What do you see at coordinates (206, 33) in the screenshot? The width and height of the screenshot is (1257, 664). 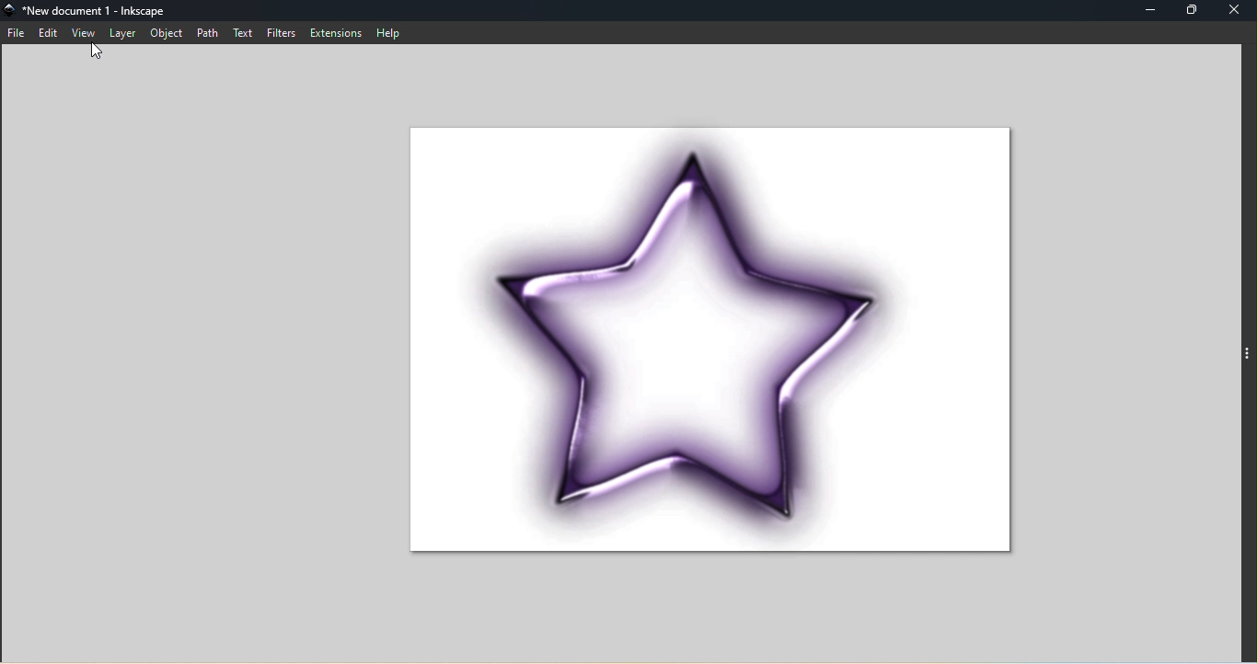 I see `Path` at bounding box center [206, 33].